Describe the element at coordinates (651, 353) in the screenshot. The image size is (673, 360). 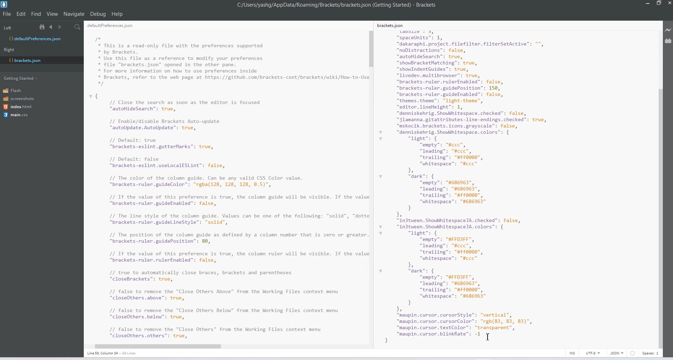
I see `Spaces 1` at that location.